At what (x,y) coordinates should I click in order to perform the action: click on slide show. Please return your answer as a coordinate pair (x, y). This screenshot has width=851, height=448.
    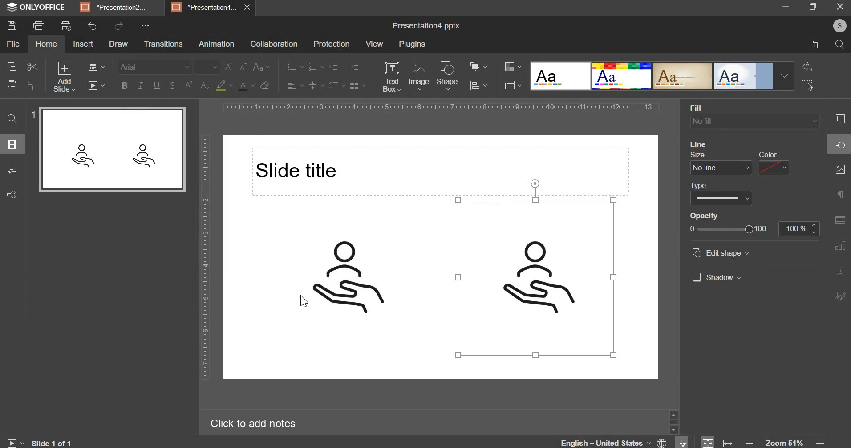
    Looking at the image, I should click on (14, 441).